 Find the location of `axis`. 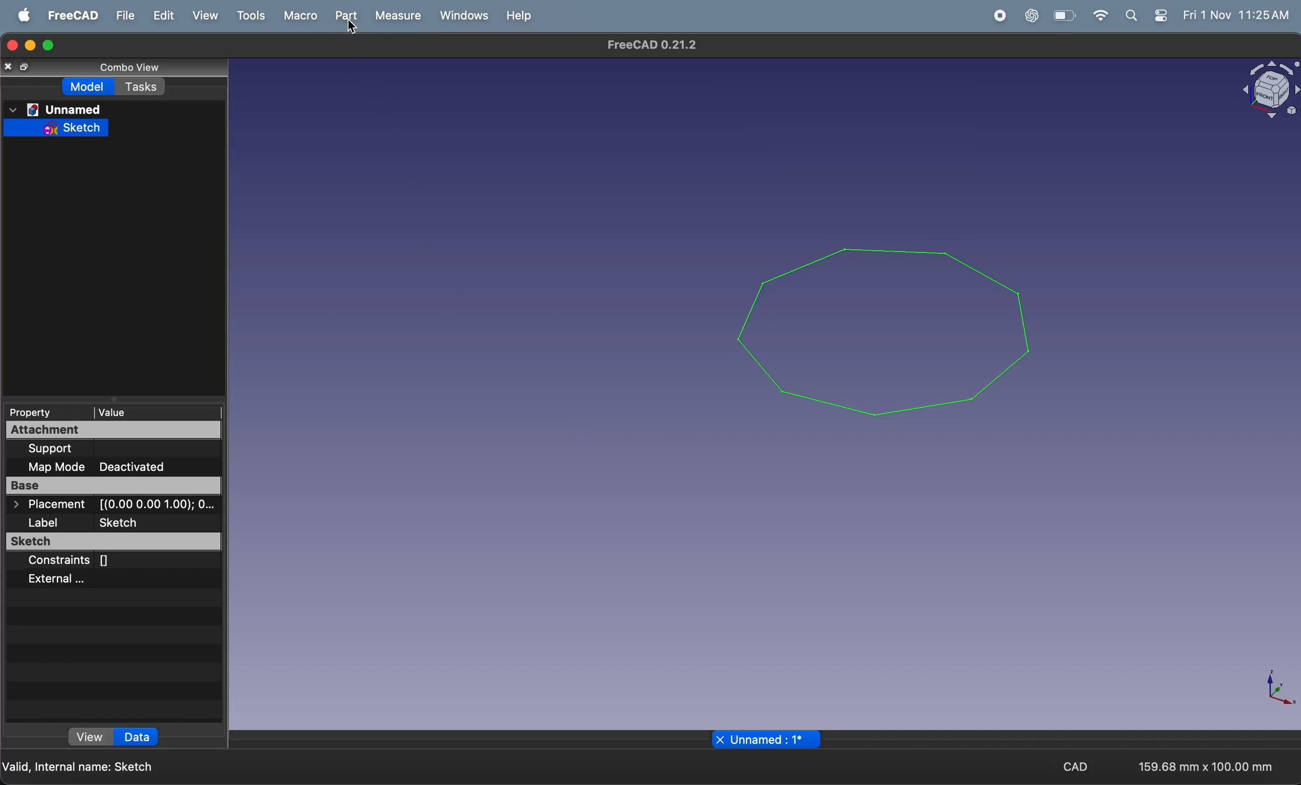

axis is located at coordinates (1275, 689).